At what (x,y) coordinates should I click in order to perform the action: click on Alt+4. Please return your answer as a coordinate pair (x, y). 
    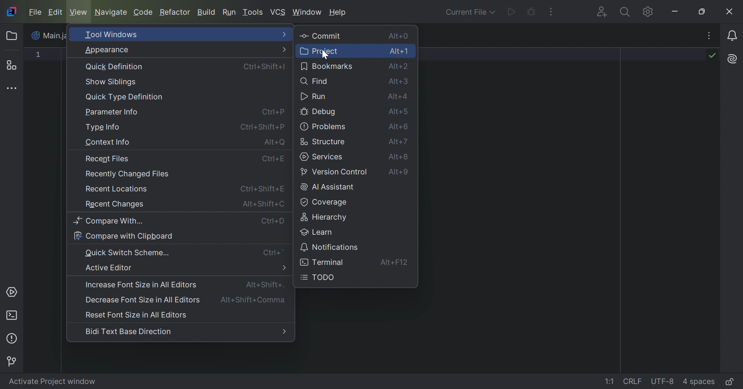
    Looking at the image, I should click on (399, 97).